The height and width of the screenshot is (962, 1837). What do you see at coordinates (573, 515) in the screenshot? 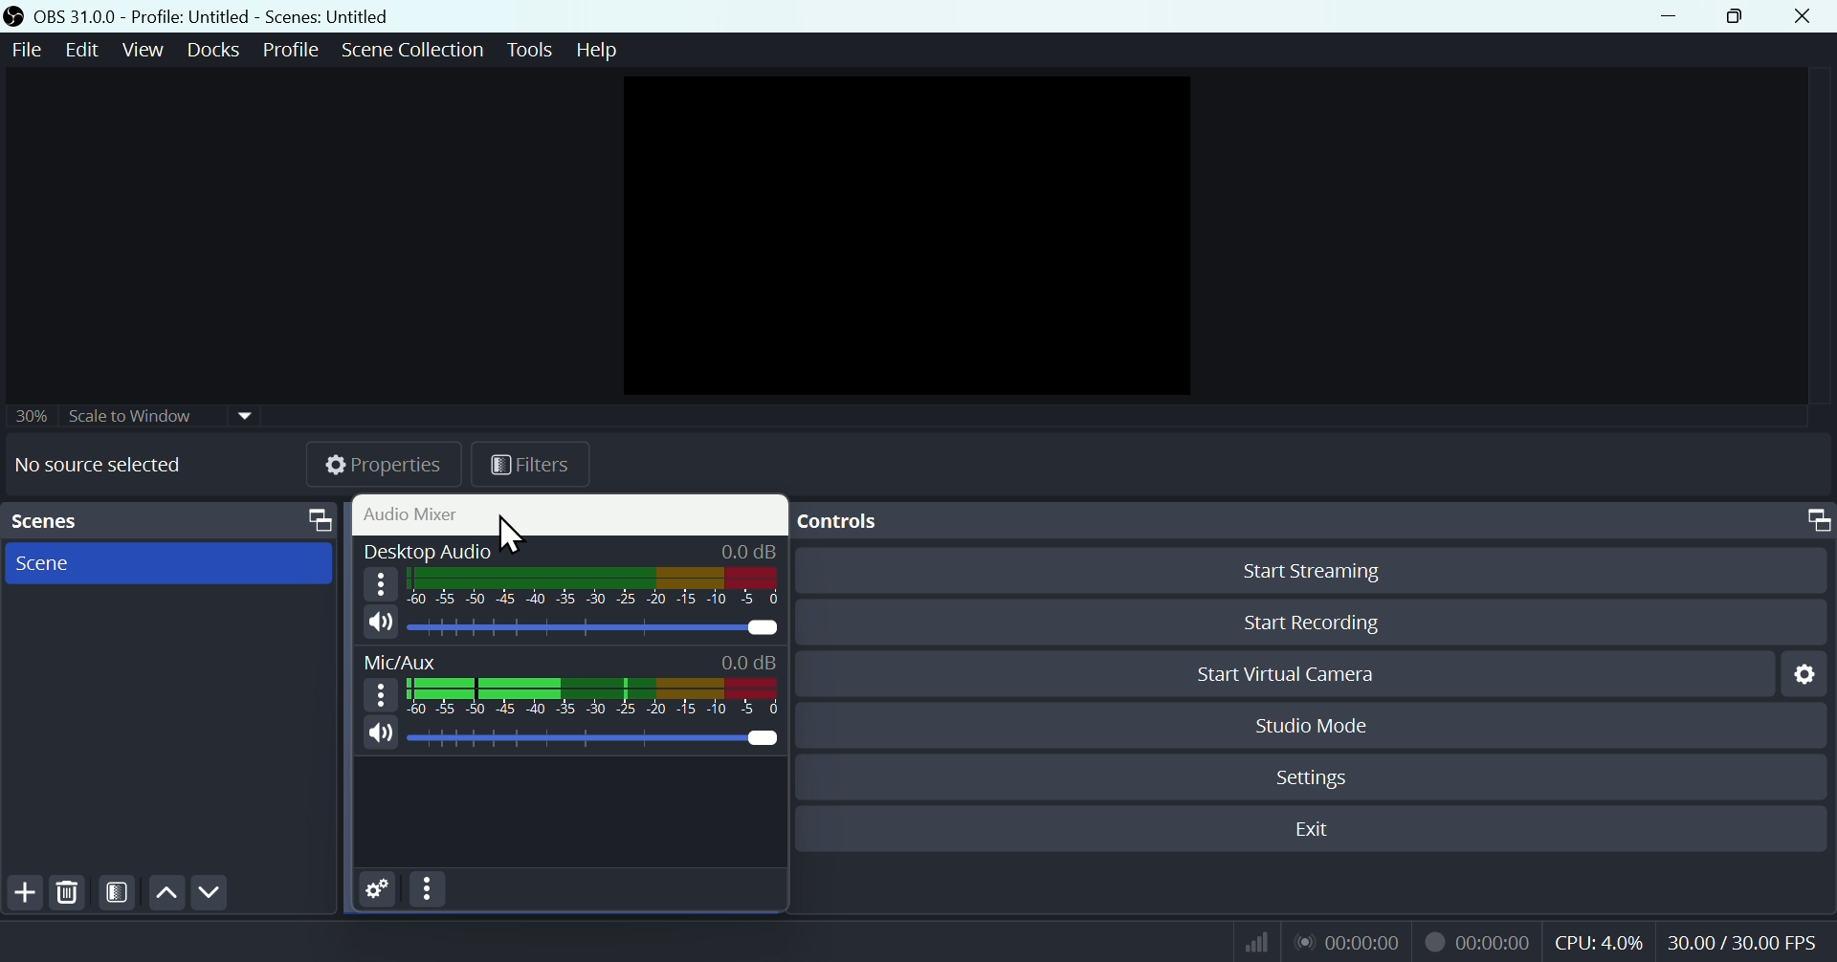
I see `Audio mixer` at bounding box center [573, 515].